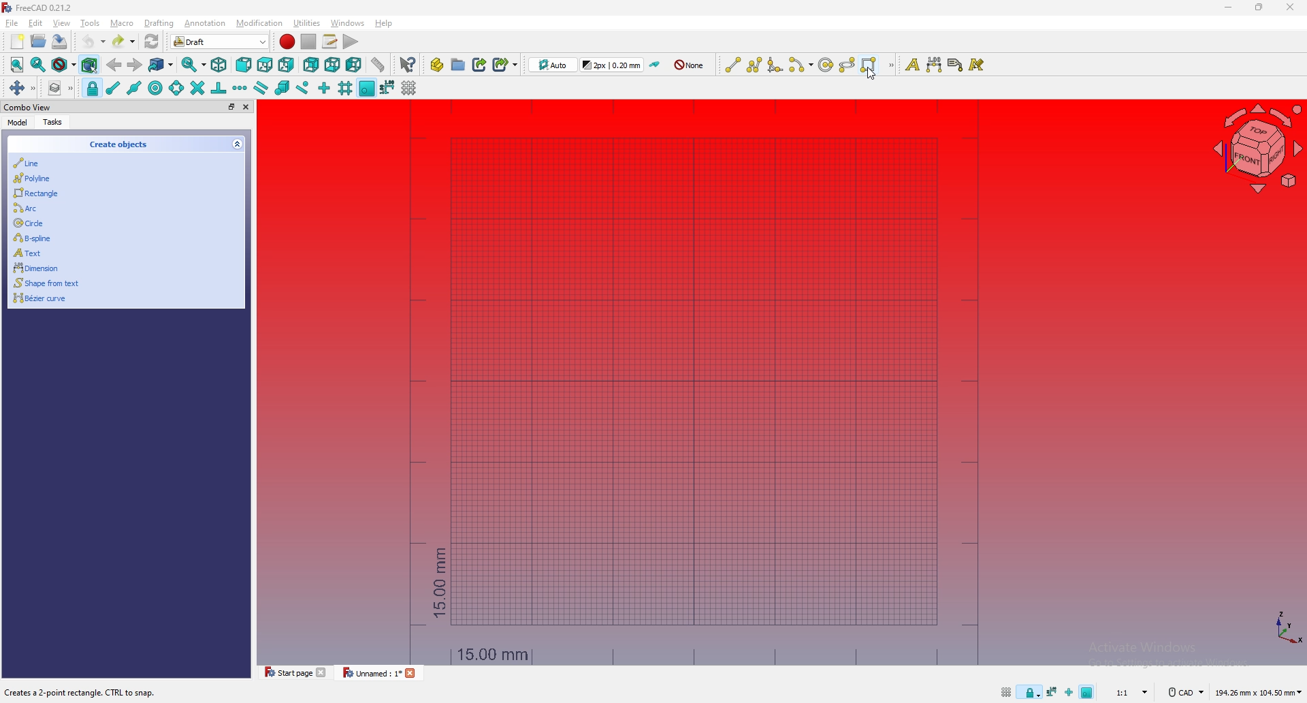  Describe the element at coordinates (63, 65) in the screenshot. I see `draw style` at that location.